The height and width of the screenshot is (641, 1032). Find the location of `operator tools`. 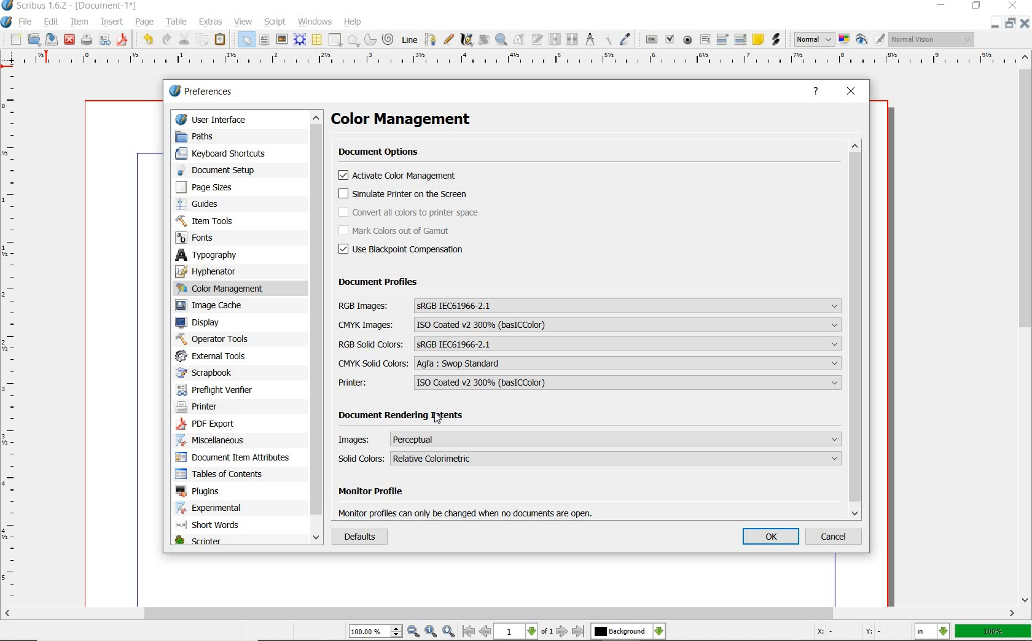

operator tools is located at coordinates (219, 339).